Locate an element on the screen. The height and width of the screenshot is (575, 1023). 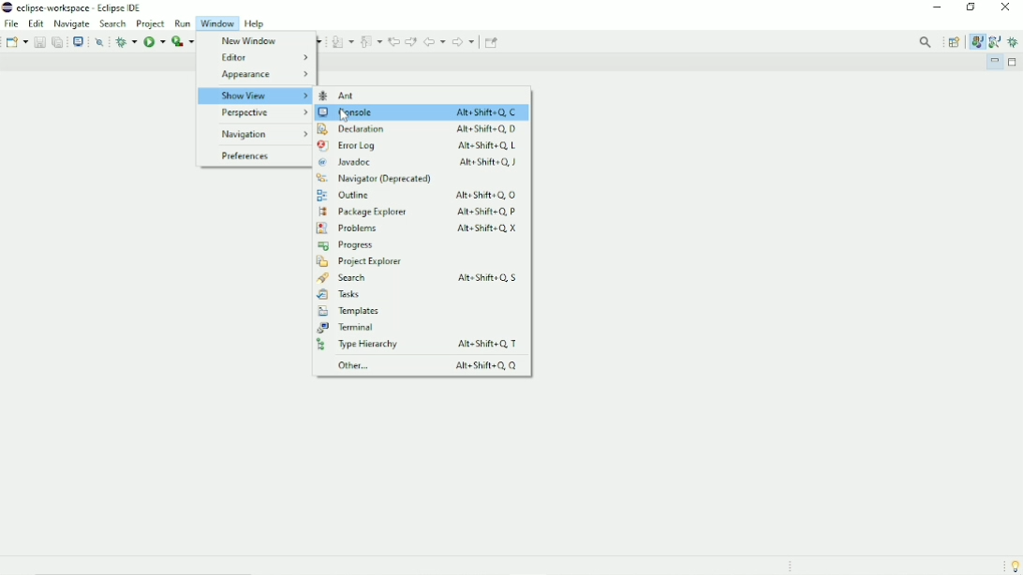
Error Log is located at coordinates (417, 146).